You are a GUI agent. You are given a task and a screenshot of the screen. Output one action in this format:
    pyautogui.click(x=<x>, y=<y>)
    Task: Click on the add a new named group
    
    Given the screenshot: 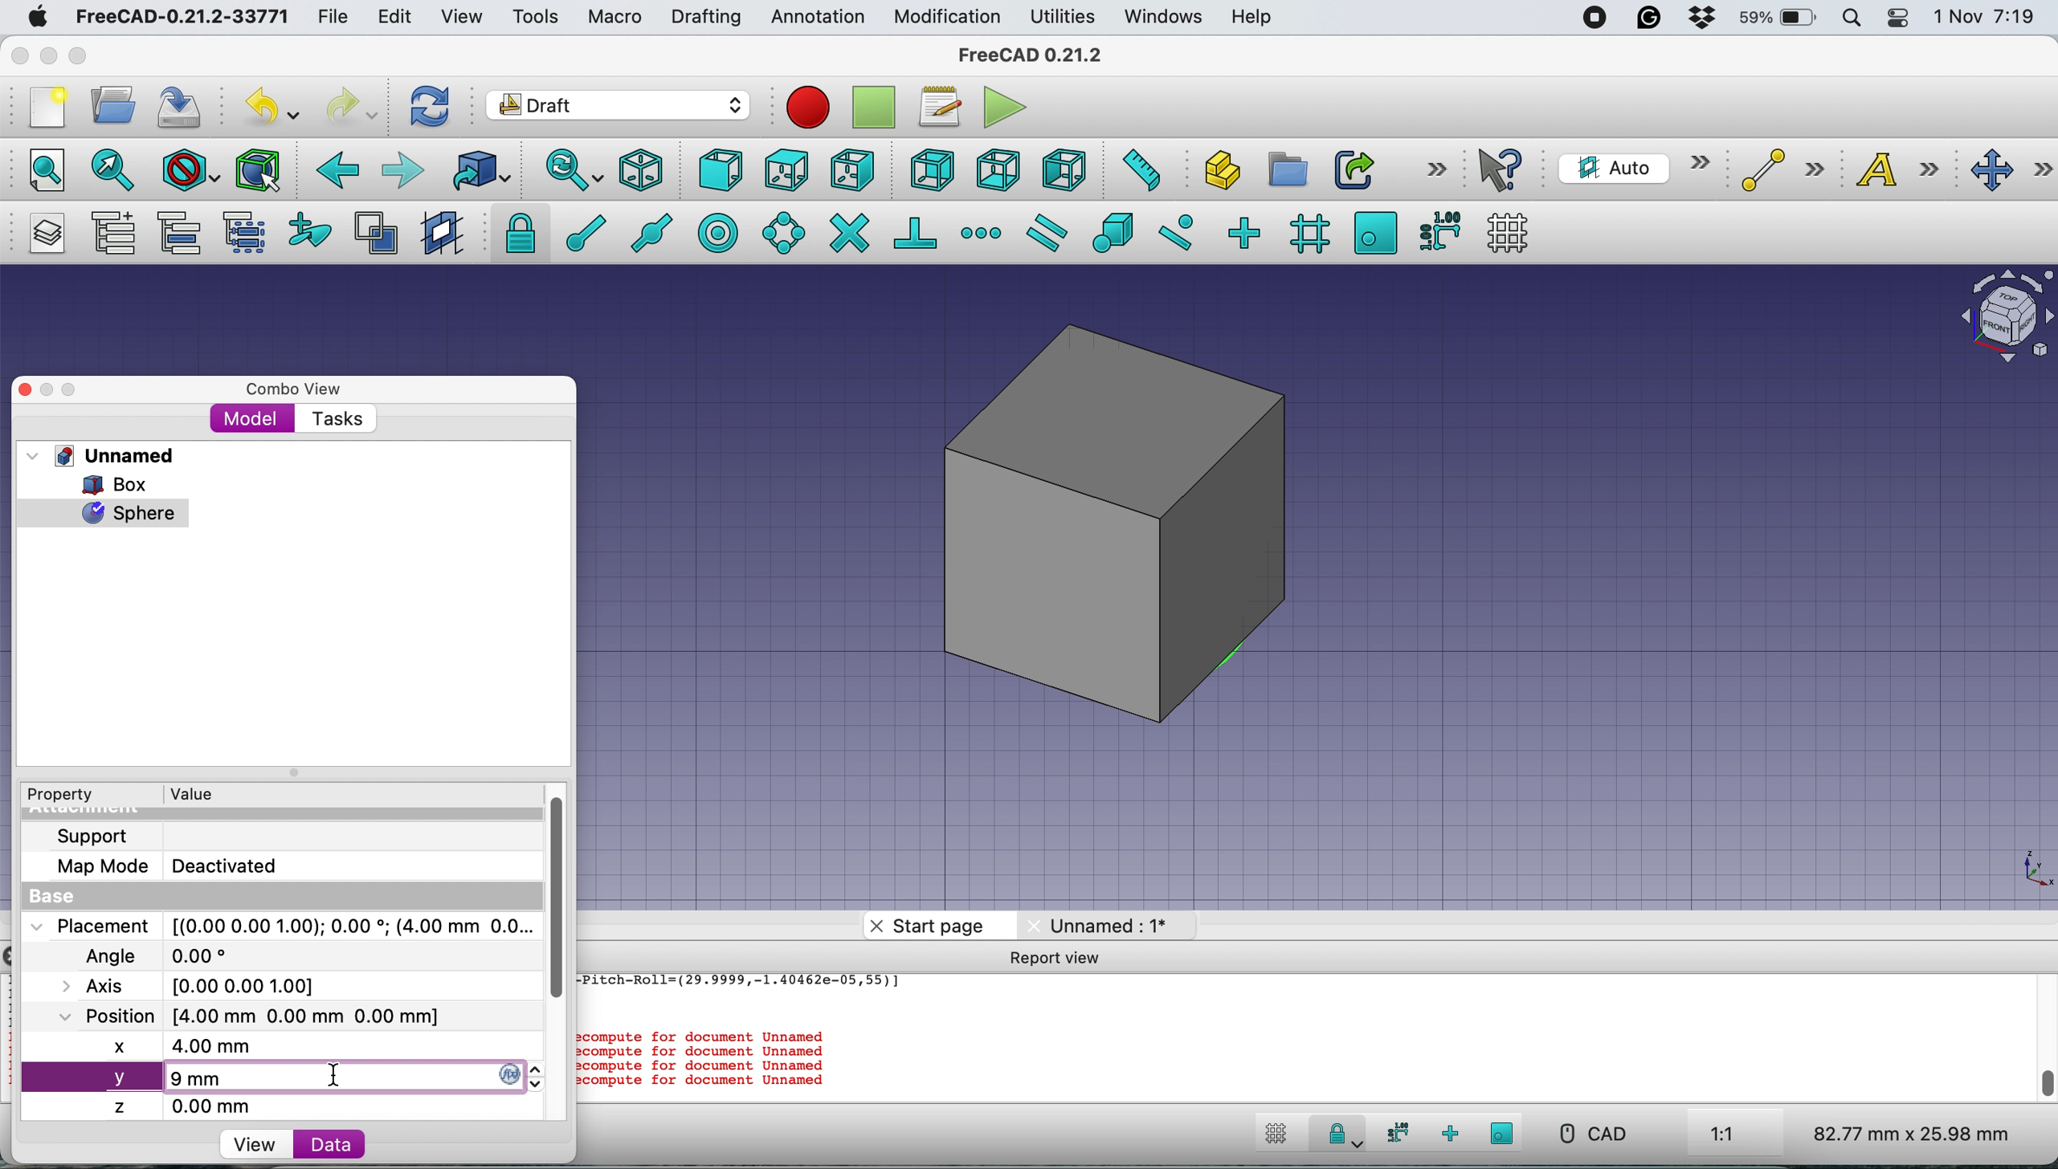 What is the action you would take?
    pyautogui.click(x=112, y=236)
    